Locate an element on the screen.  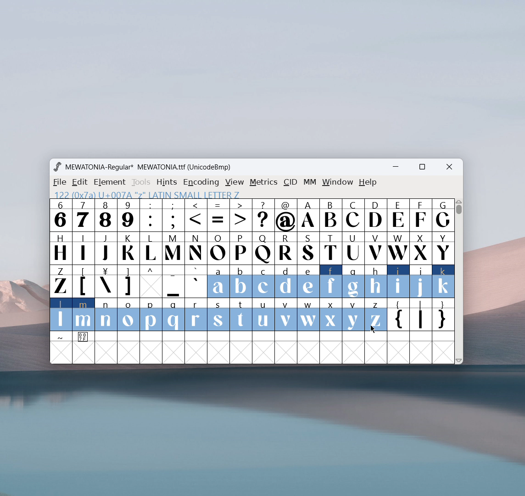
? is located at coordinates (263, 216).